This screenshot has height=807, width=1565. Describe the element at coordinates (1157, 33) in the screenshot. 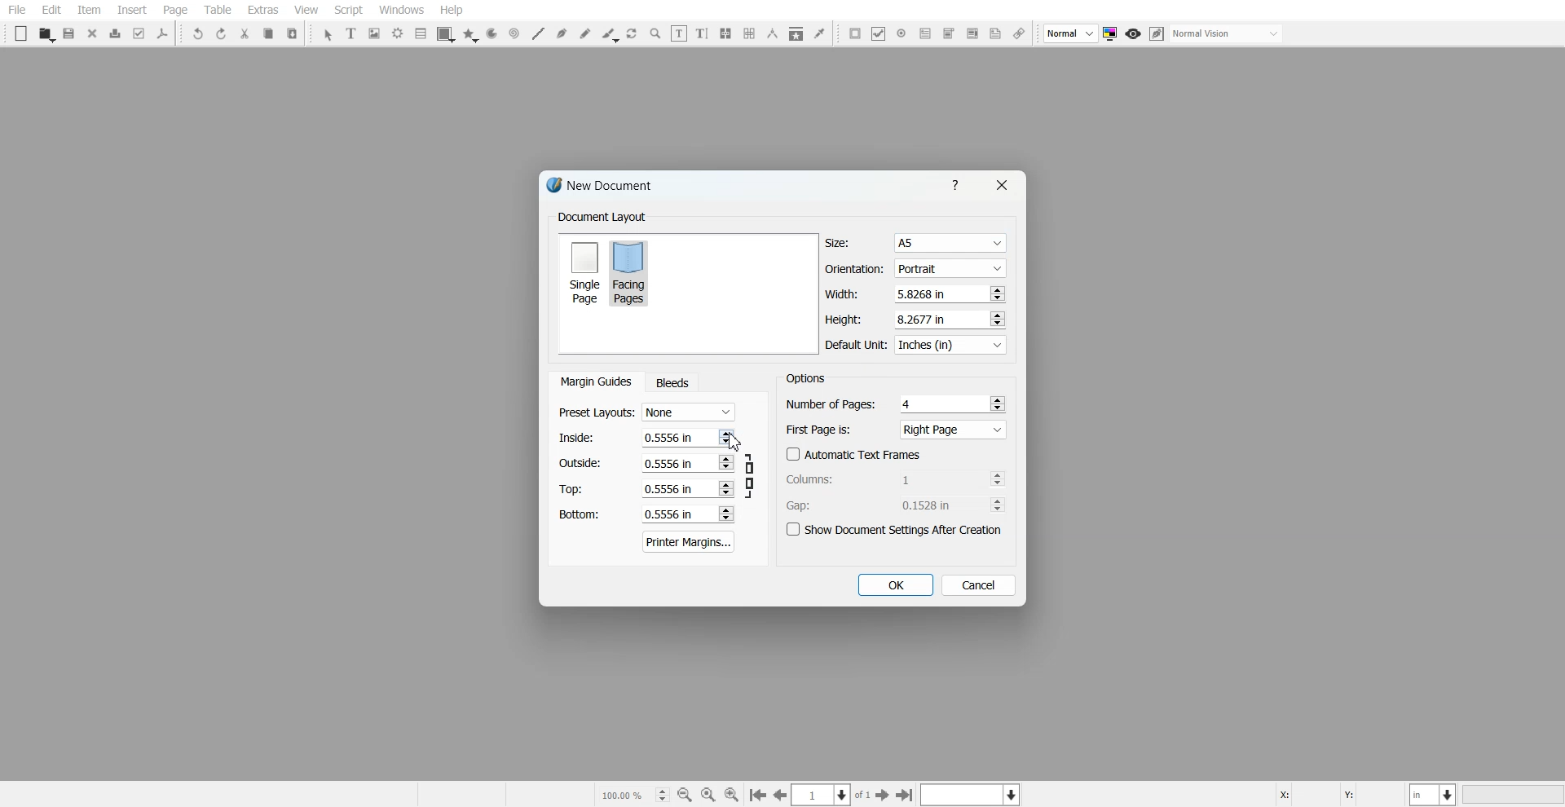

I see `Edit in preview mode` at that location.